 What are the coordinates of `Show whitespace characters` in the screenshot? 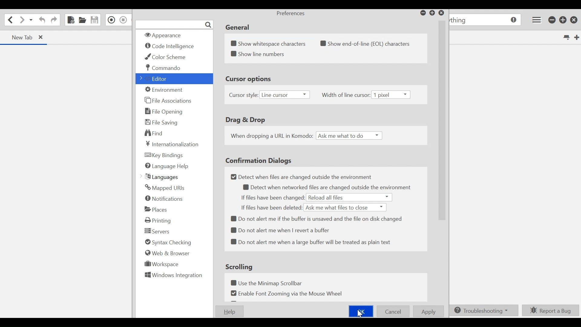 It's located at (269, 42).